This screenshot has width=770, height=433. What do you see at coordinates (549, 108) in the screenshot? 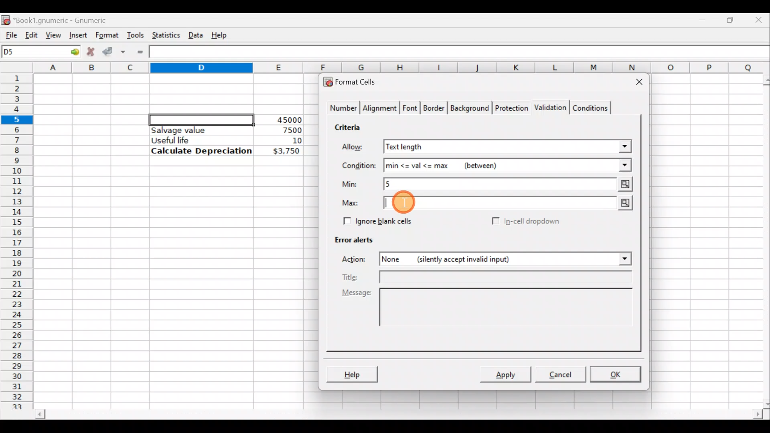
I see `Validation` at bounding box center [549, 108].